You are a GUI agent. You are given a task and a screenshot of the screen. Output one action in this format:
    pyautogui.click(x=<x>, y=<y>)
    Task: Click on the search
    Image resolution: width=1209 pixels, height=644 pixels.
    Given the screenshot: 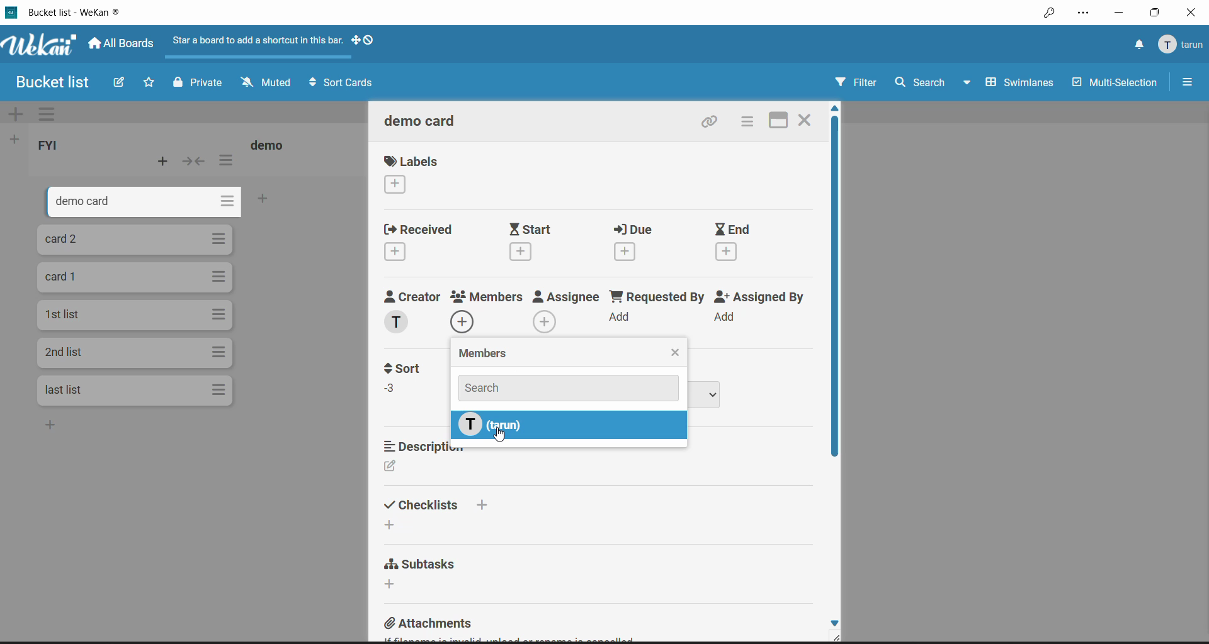 What is the action you would take?
    pyautogui.click(x=570, y=388)
    